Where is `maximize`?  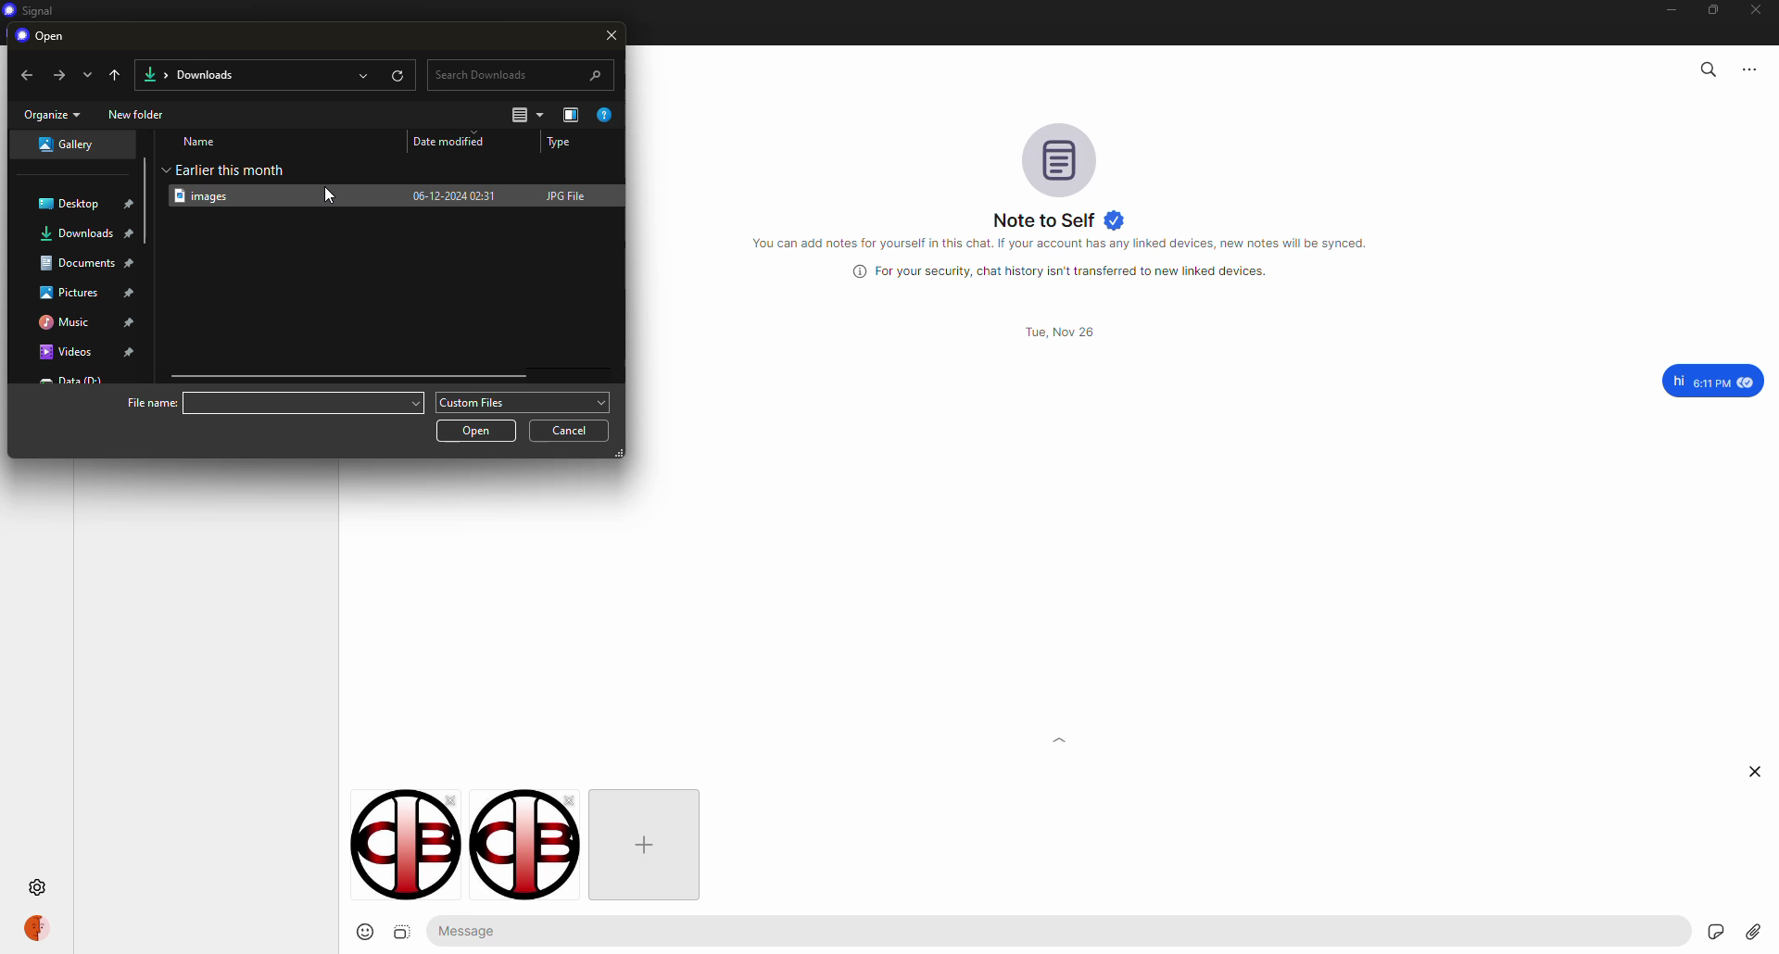
maximize is located at coordinates (1713, 14).